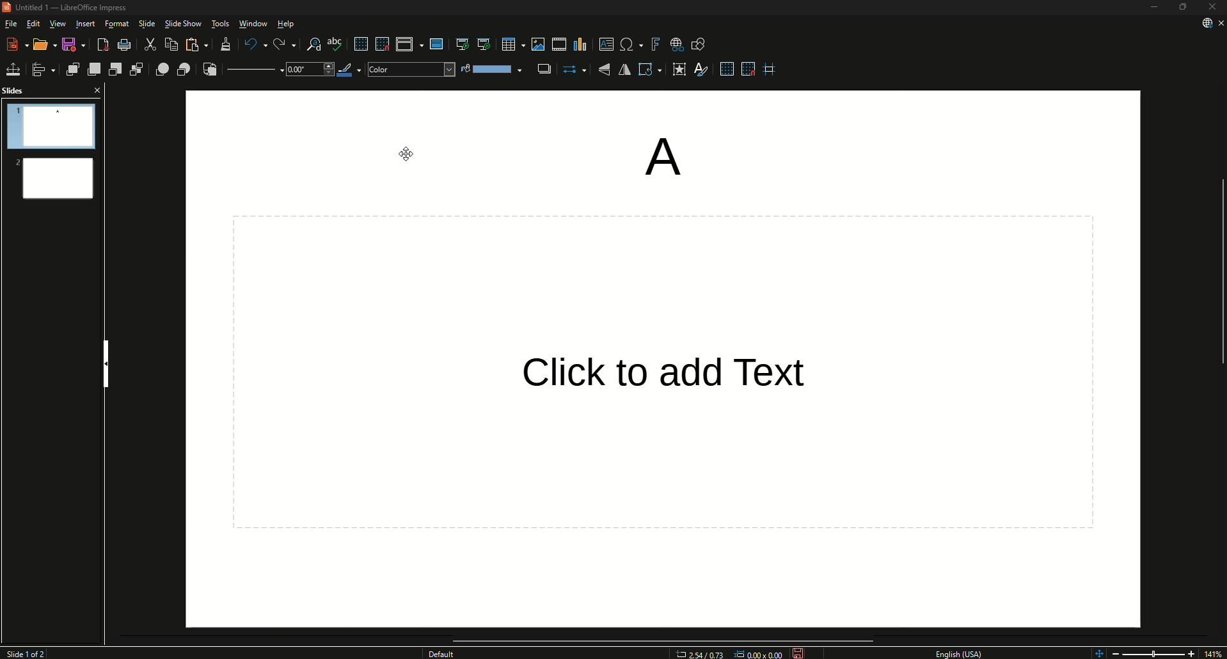 This screenshot has width=1227, height=659. Describe the element at coordinates (42, 69) in the screenshot. I see `Align Objects` at that location.